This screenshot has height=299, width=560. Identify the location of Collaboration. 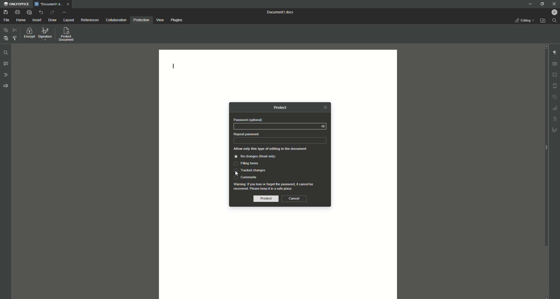
(116, 20).